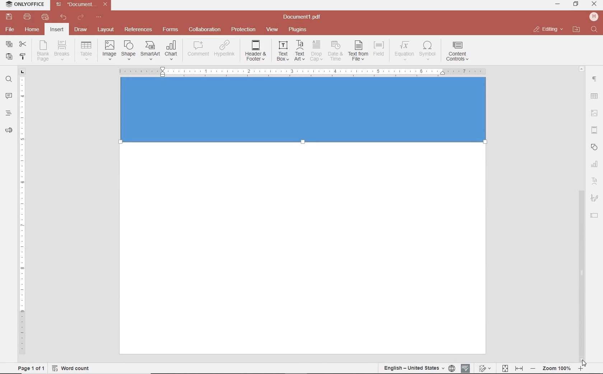  What do you see at coordinates (22, 45) in the screenshot?
I see `cut` at bounding box center [22, 45].